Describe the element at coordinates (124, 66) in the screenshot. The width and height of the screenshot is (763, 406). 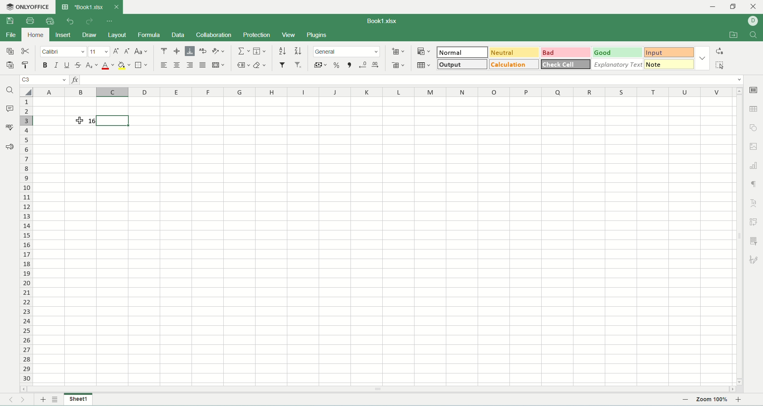
I see `fill color` at that location.